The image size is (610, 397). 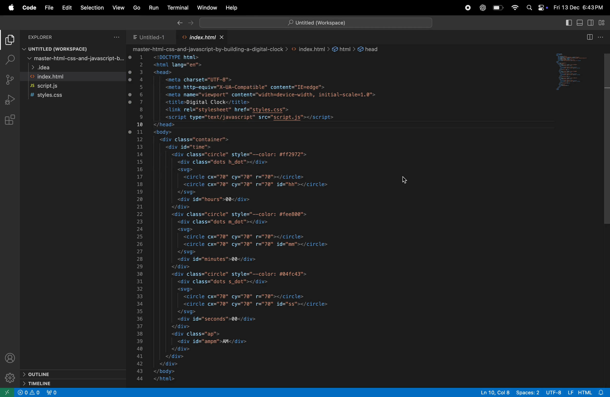 I want to click on options, so click(x=115, y=38).